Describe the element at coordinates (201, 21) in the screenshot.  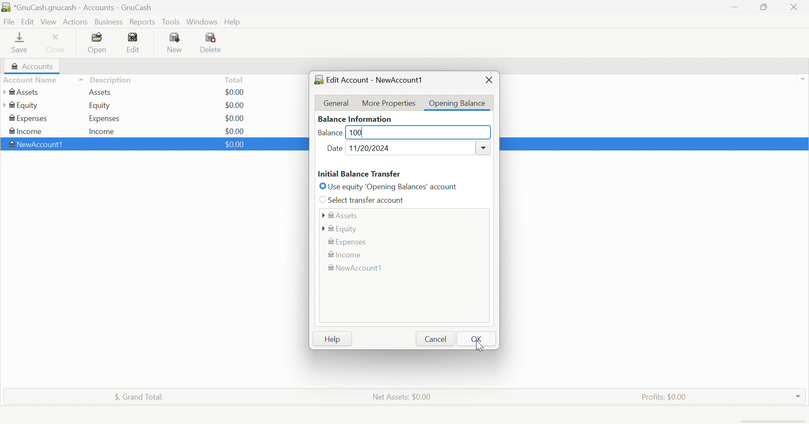
I see `Windows` at that location.